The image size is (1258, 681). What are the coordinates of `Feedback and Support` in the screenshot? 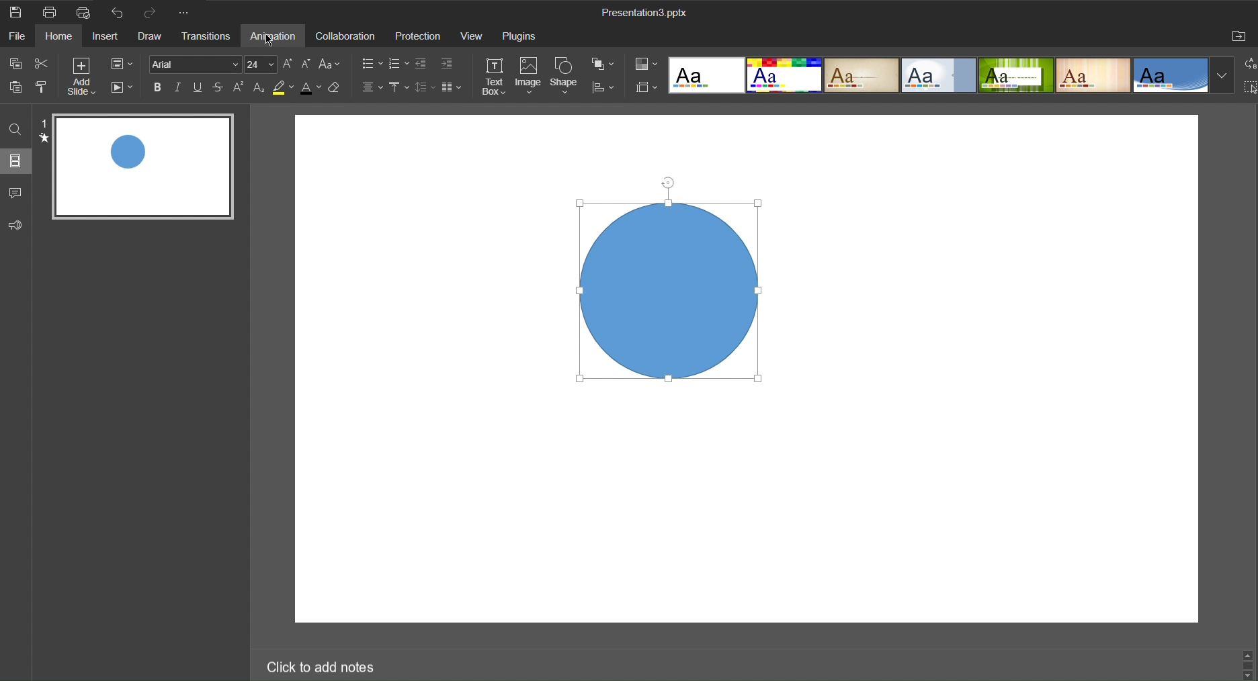 It's located at (15, 222).